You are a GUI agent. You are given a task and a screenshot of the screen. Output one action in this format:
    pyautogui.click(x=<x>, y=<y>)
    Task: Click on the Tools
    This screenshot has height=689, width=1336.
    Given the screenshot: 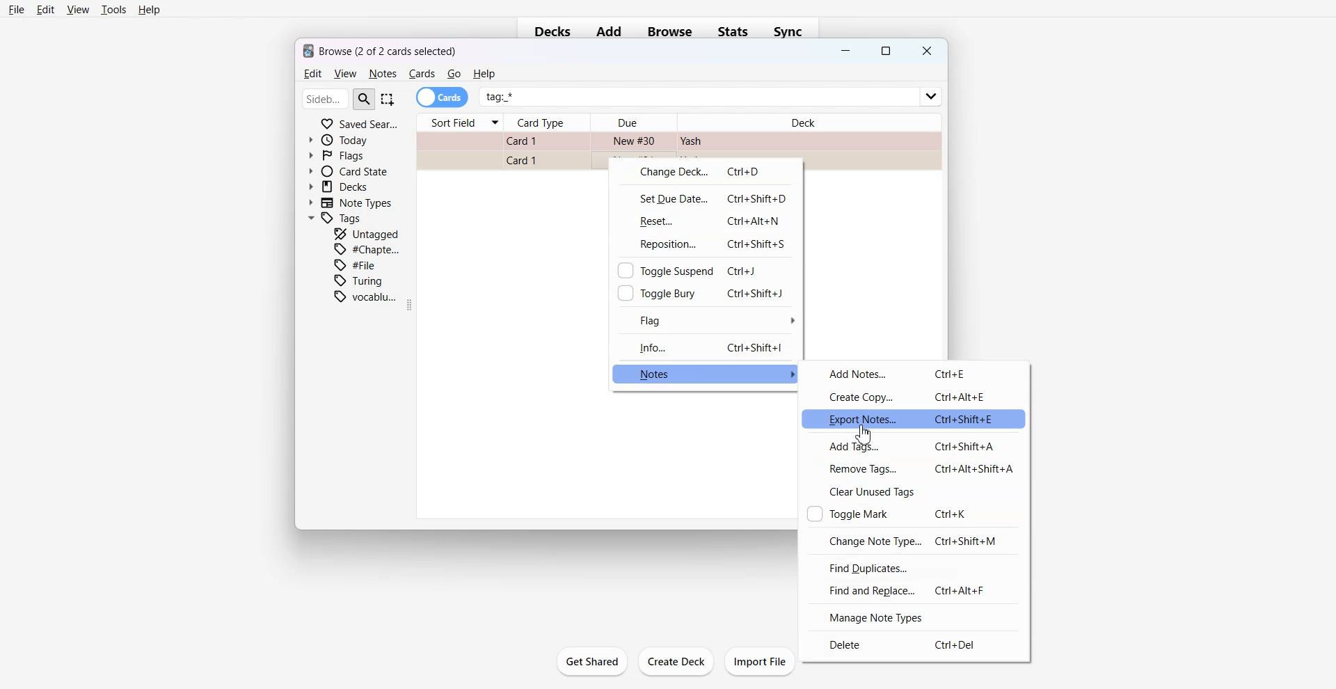 What is the action you would take?
    pyautogui.click(x=113, y=10)
    